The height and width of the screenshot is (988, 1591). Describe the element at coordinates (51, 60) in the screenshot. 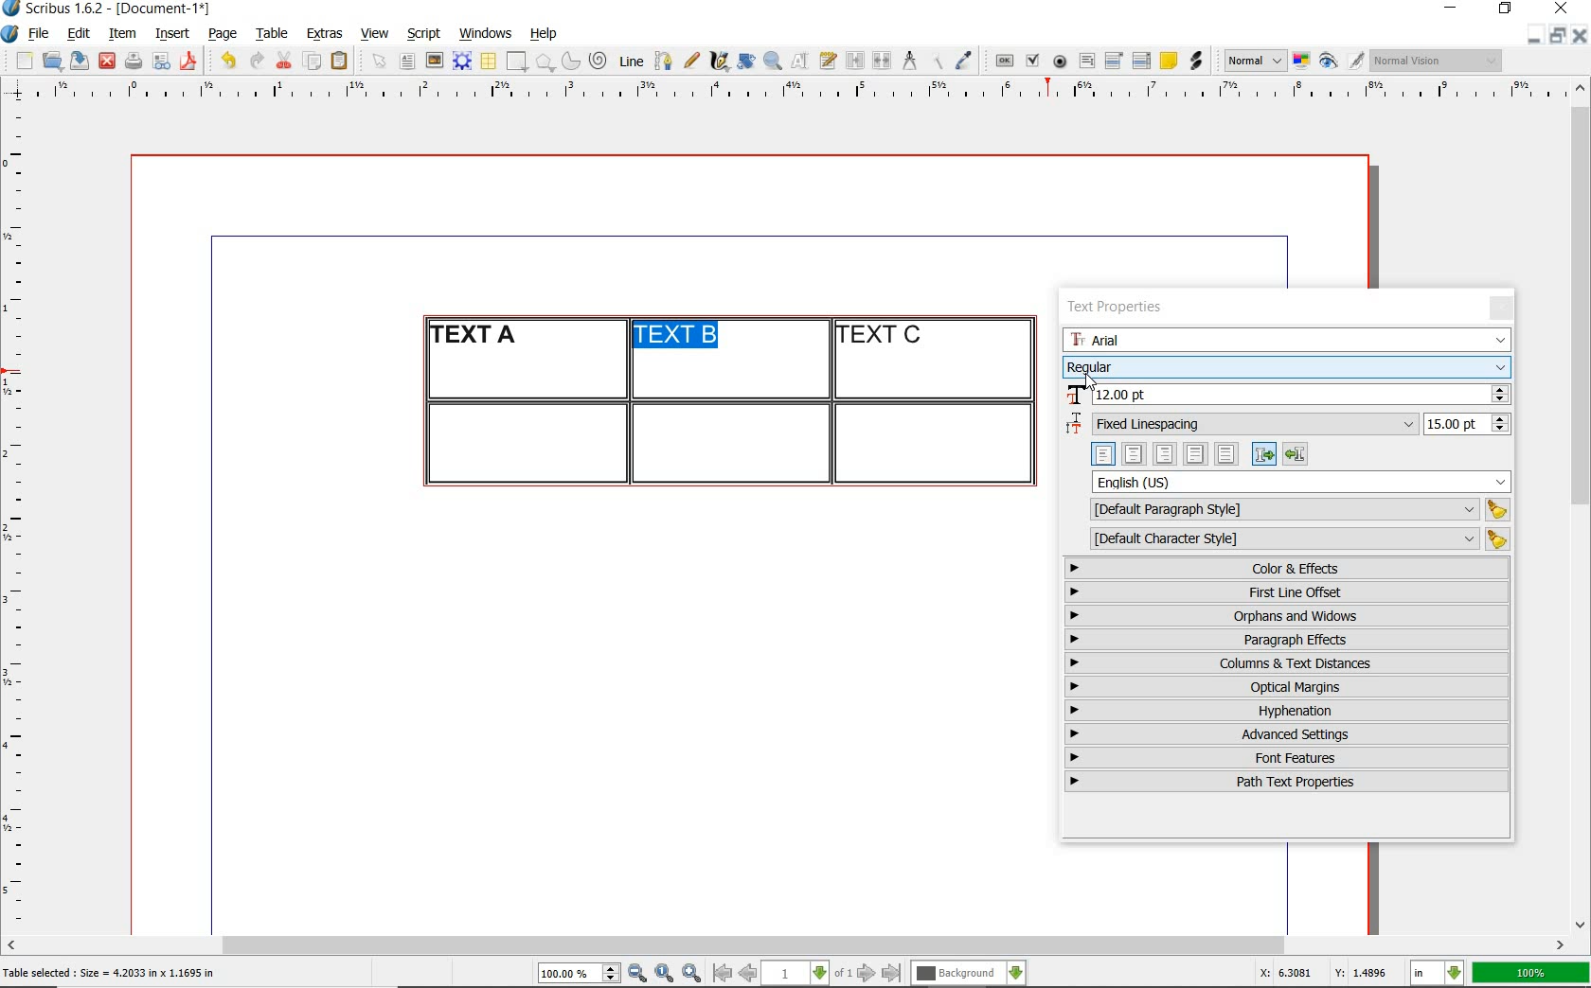

I see `open` at that location.